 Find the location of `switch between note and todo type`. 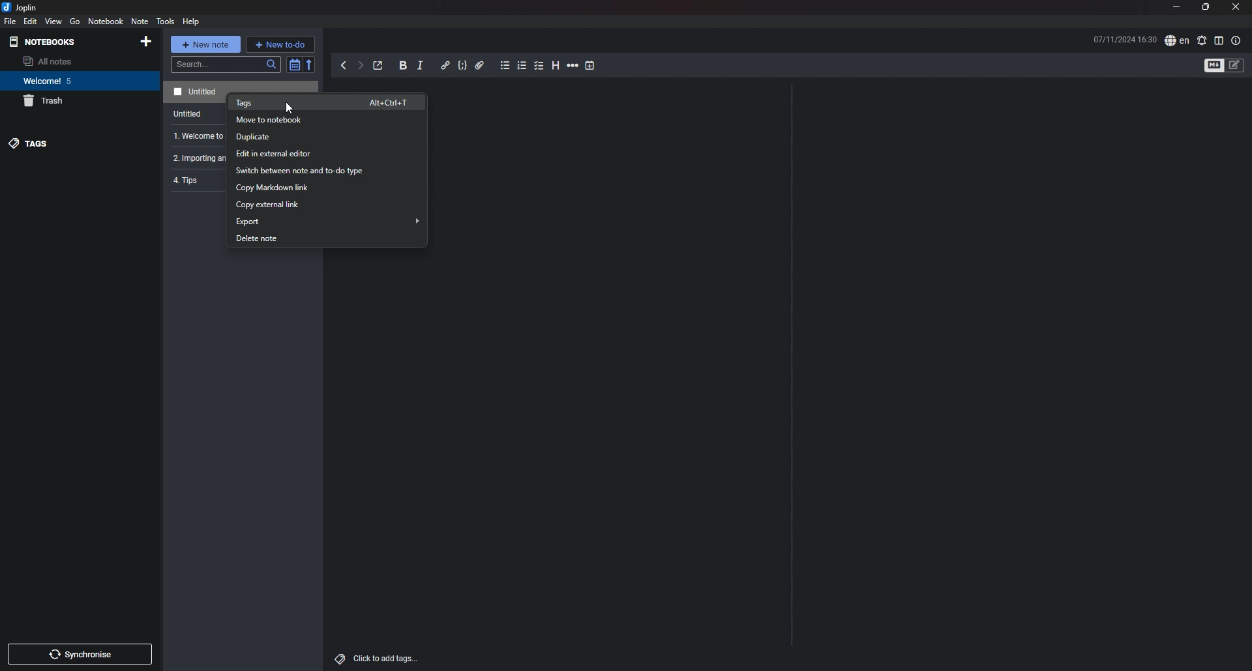

switch between note and todo type is located at coordinates (324, 170).